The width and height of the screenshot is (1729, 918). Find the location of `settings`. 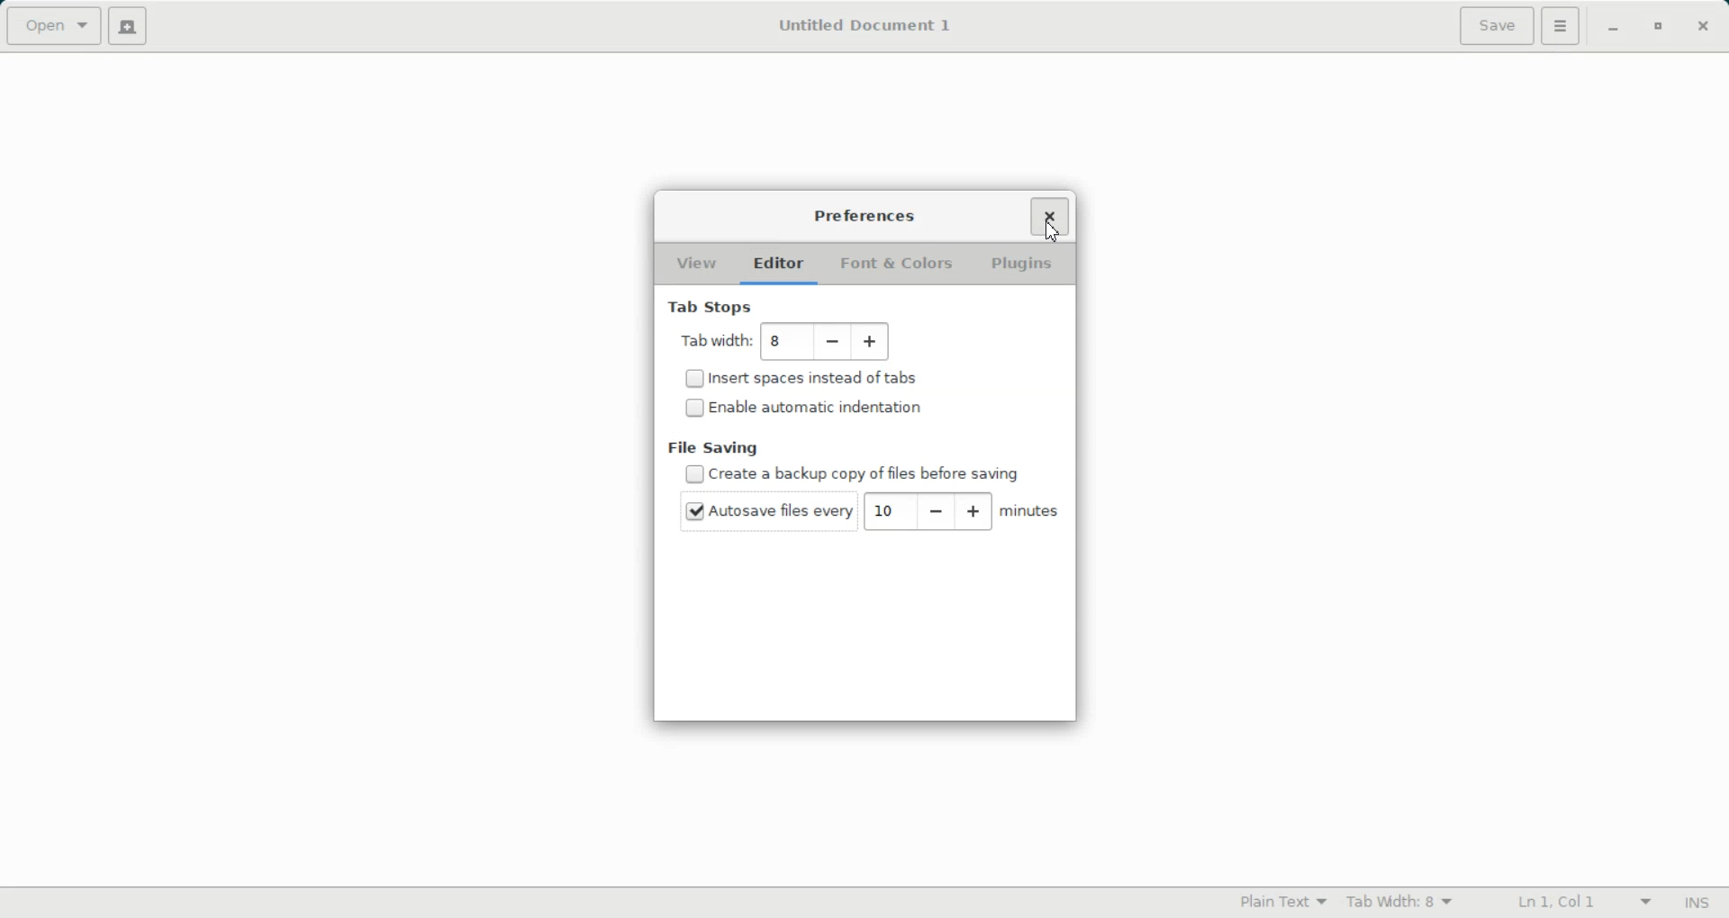

settings is located at coordinates (1560, 27).